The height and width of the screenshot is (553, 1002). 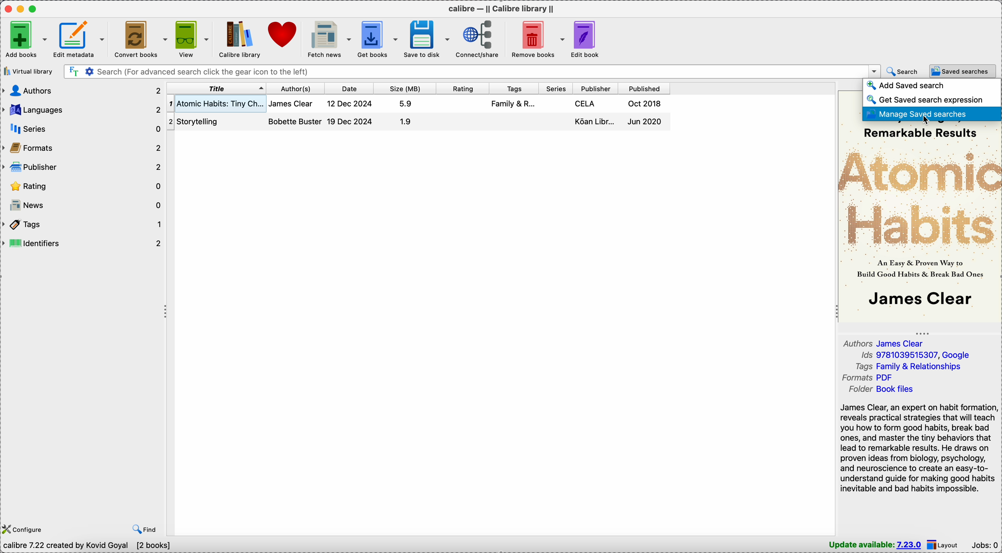 What do you see at coordinates (884, 389) in the screenshot?
I see `folder: book files` at bounding box center [884, 389].